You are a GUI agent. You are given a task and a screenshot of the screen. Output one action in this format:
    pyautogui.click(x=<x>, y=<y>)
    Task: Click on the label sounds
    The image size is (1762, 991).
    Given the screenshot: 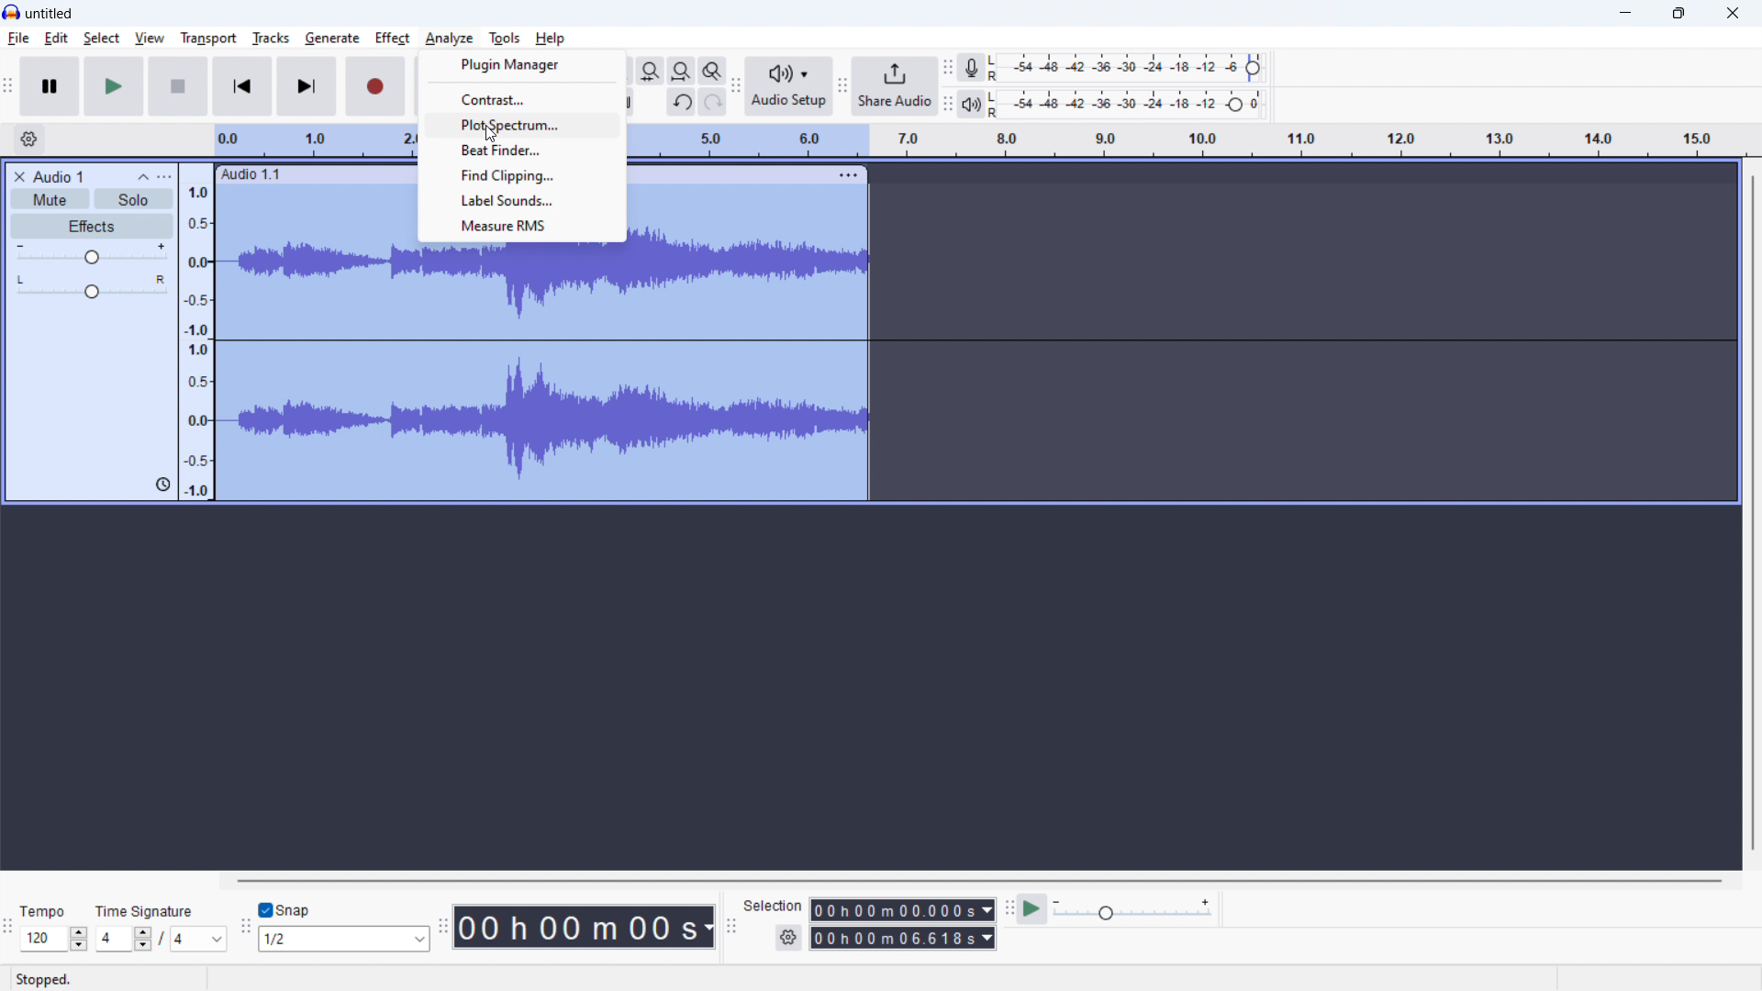 What is the action you would take?
    pyautogui.click(x=522, y=200)
    